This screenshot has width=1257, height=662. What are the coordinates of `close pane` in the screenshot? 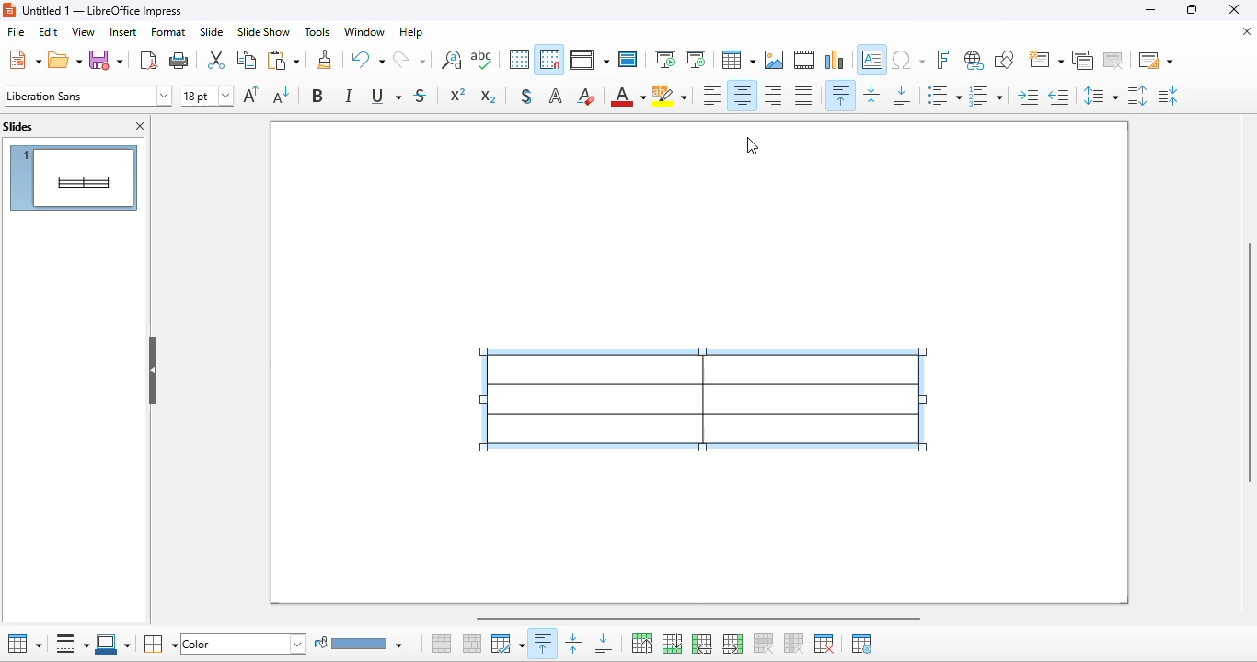 It's located at (142, 126).